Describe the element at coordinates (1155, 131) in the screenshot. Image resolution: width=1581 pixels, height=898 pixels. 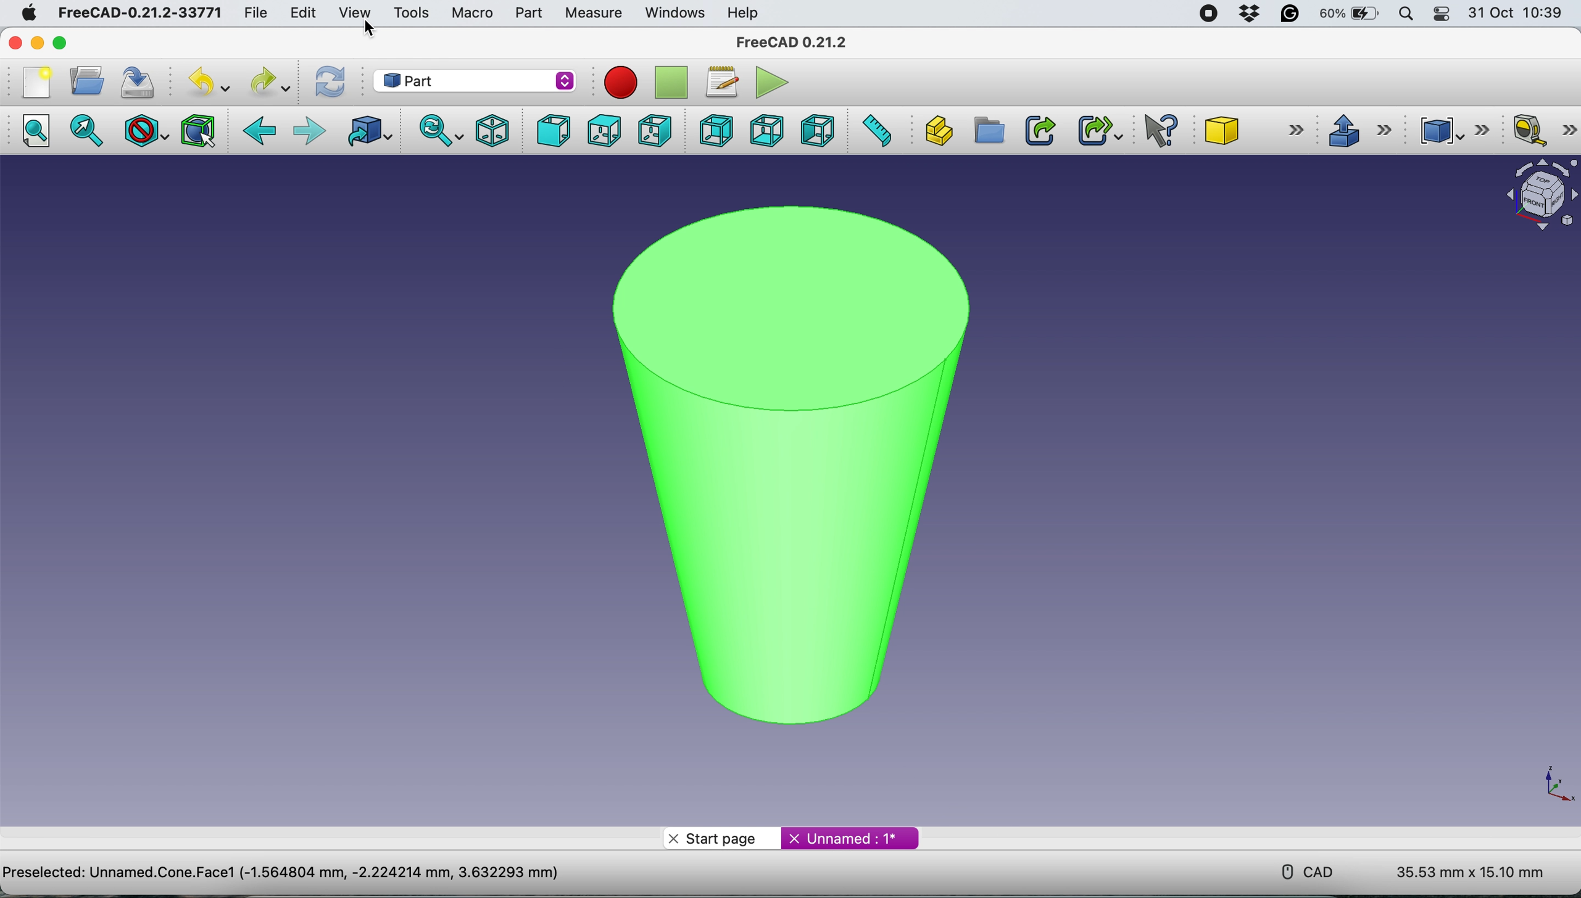
I see `whats this` at that location.